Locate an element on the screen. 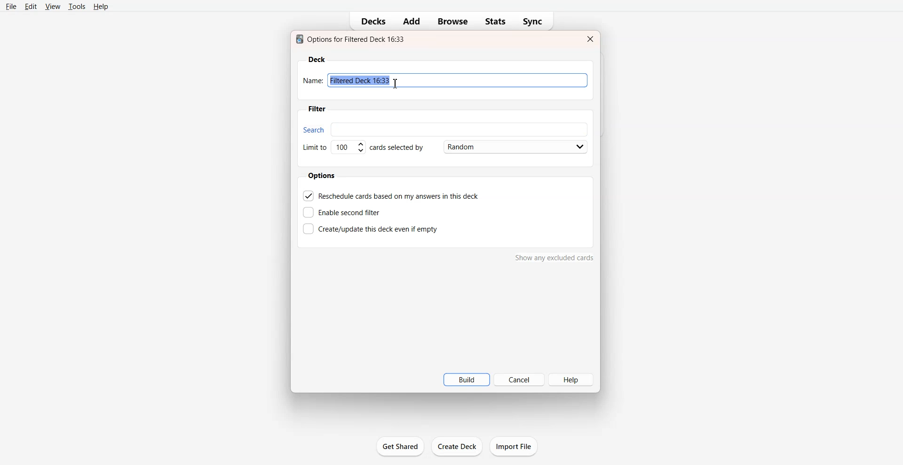 This screenshot has width=903, height=465. Tools is located at coordinates (77, 6).